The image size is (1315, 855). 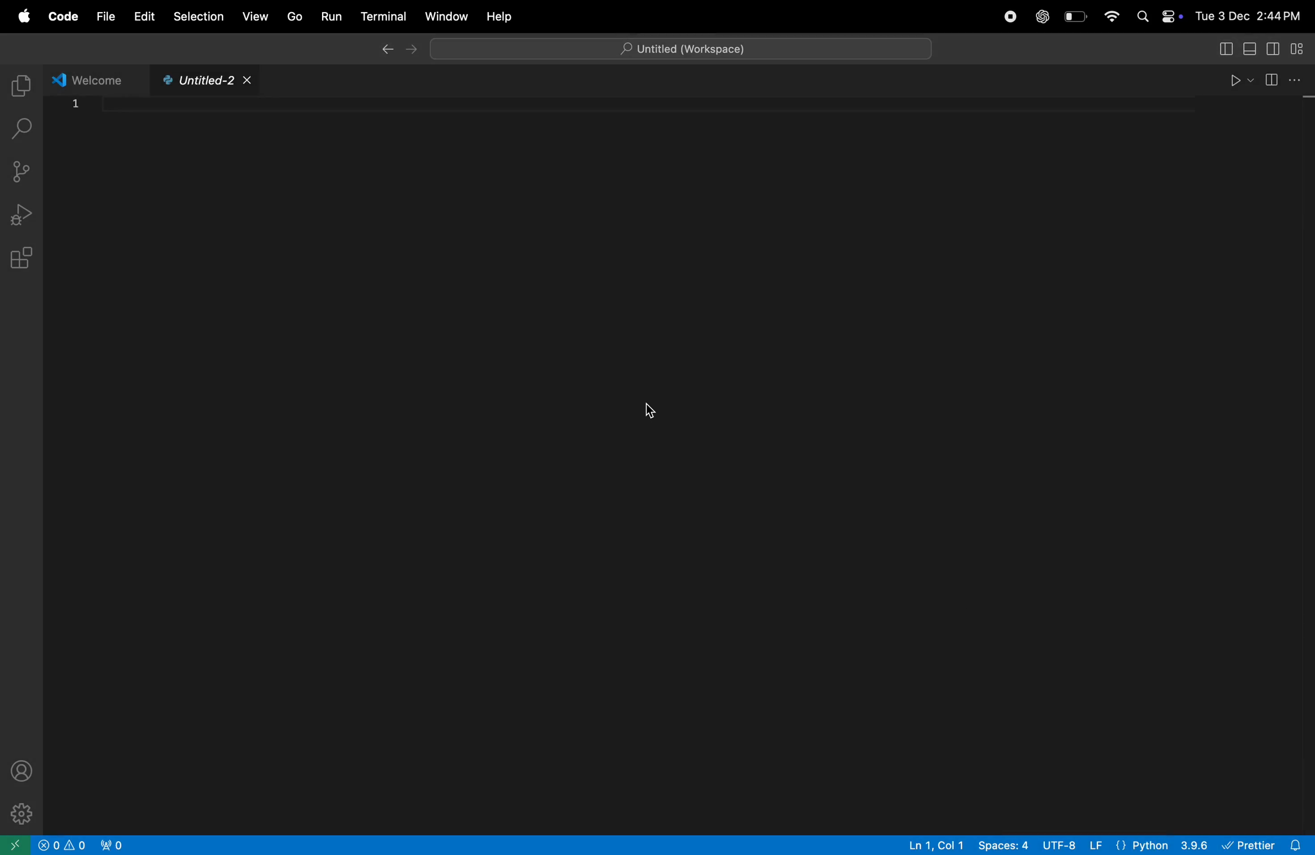 I want to click on go, so click(x=293, y=15).